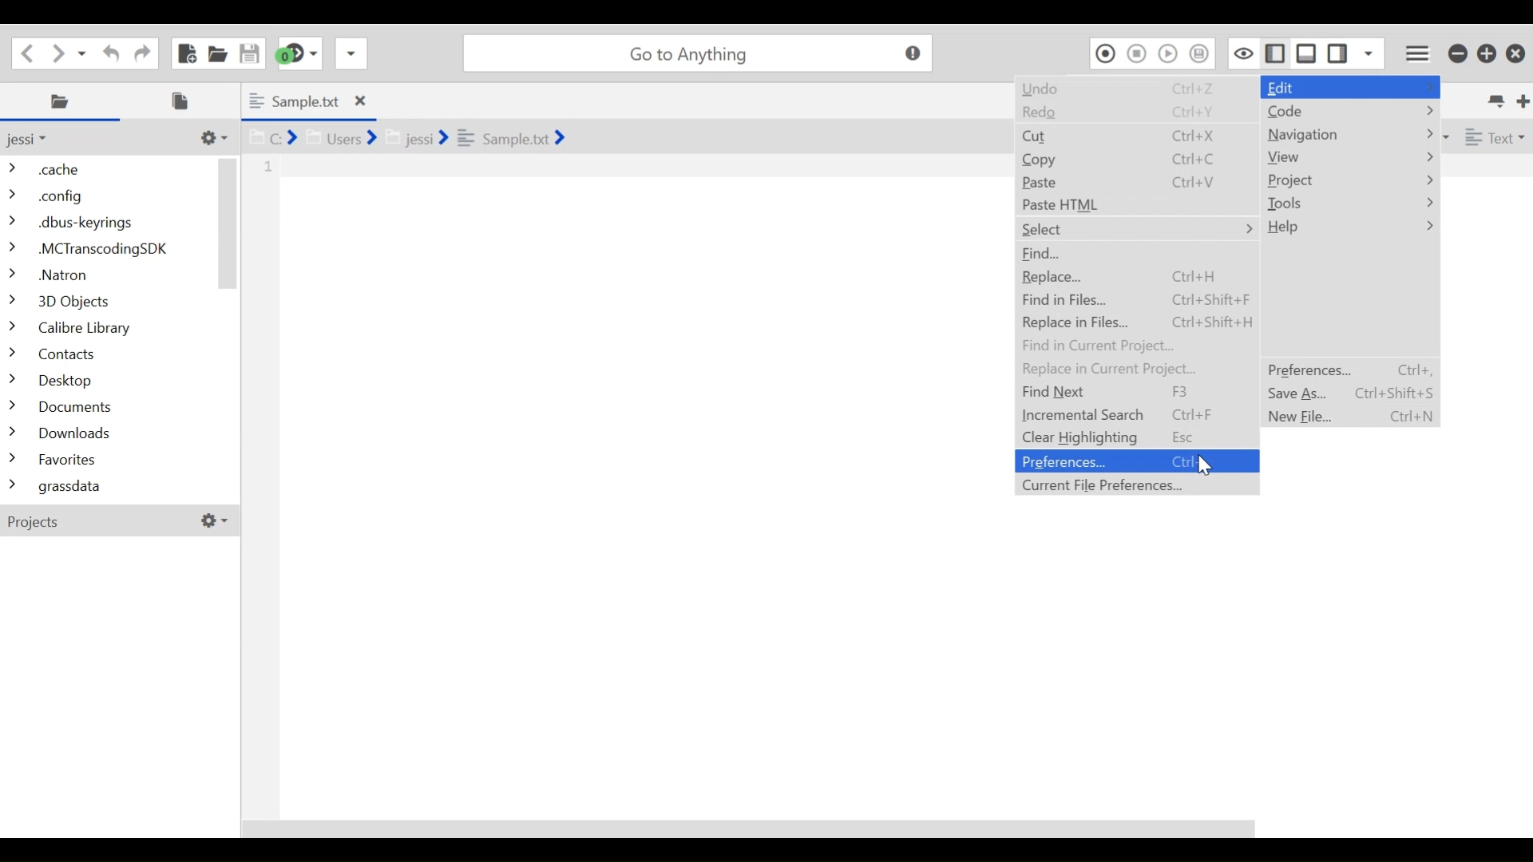 This screenshot has width=1533, height=862. What do you see at coordinates (185, 101) in the screenshot?
I see `Open Files` at bounding box center [185, 101].